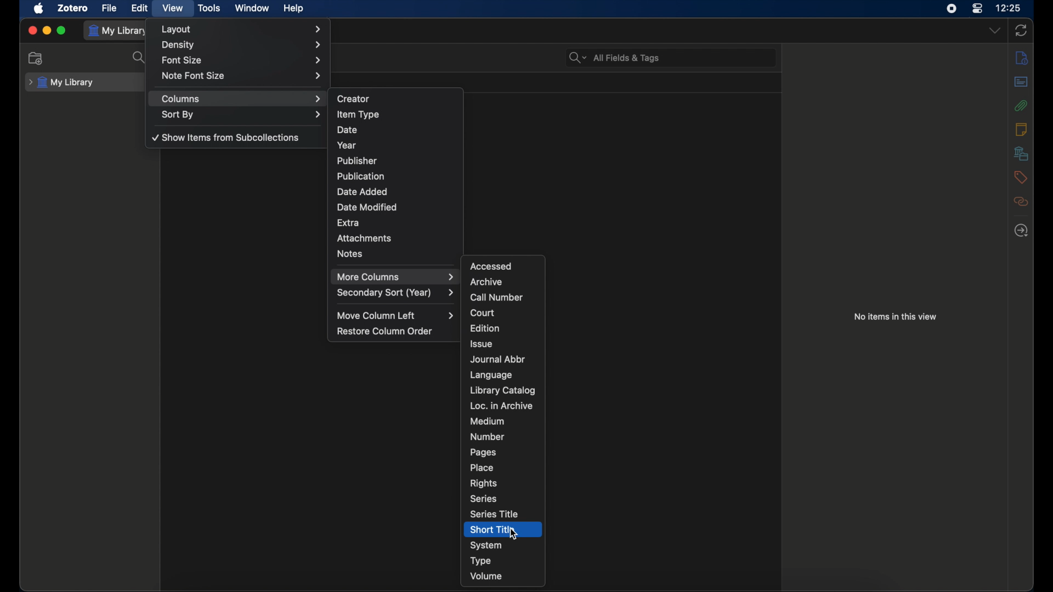 Image resolution: width=1053 pixels, height=592 pixels. Describe the element at coordinates (224, 137) in the screenshot. I see `show items from subcollections` at that location.